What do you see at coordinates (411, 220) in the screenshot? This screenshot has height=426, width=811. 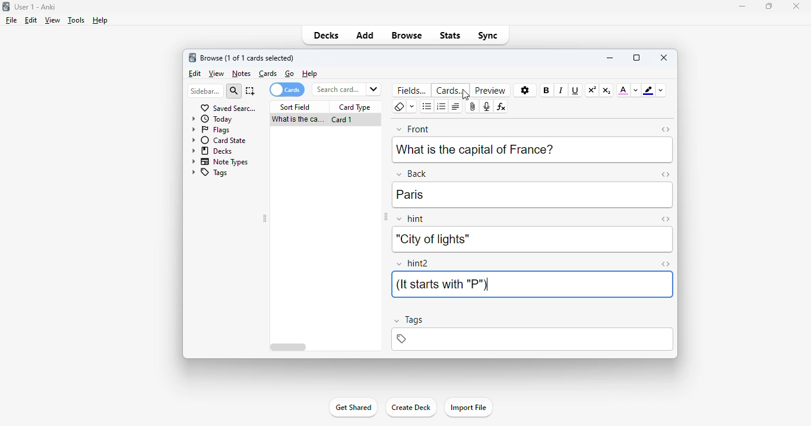 I see `hint` at bounding box center [411, 220].